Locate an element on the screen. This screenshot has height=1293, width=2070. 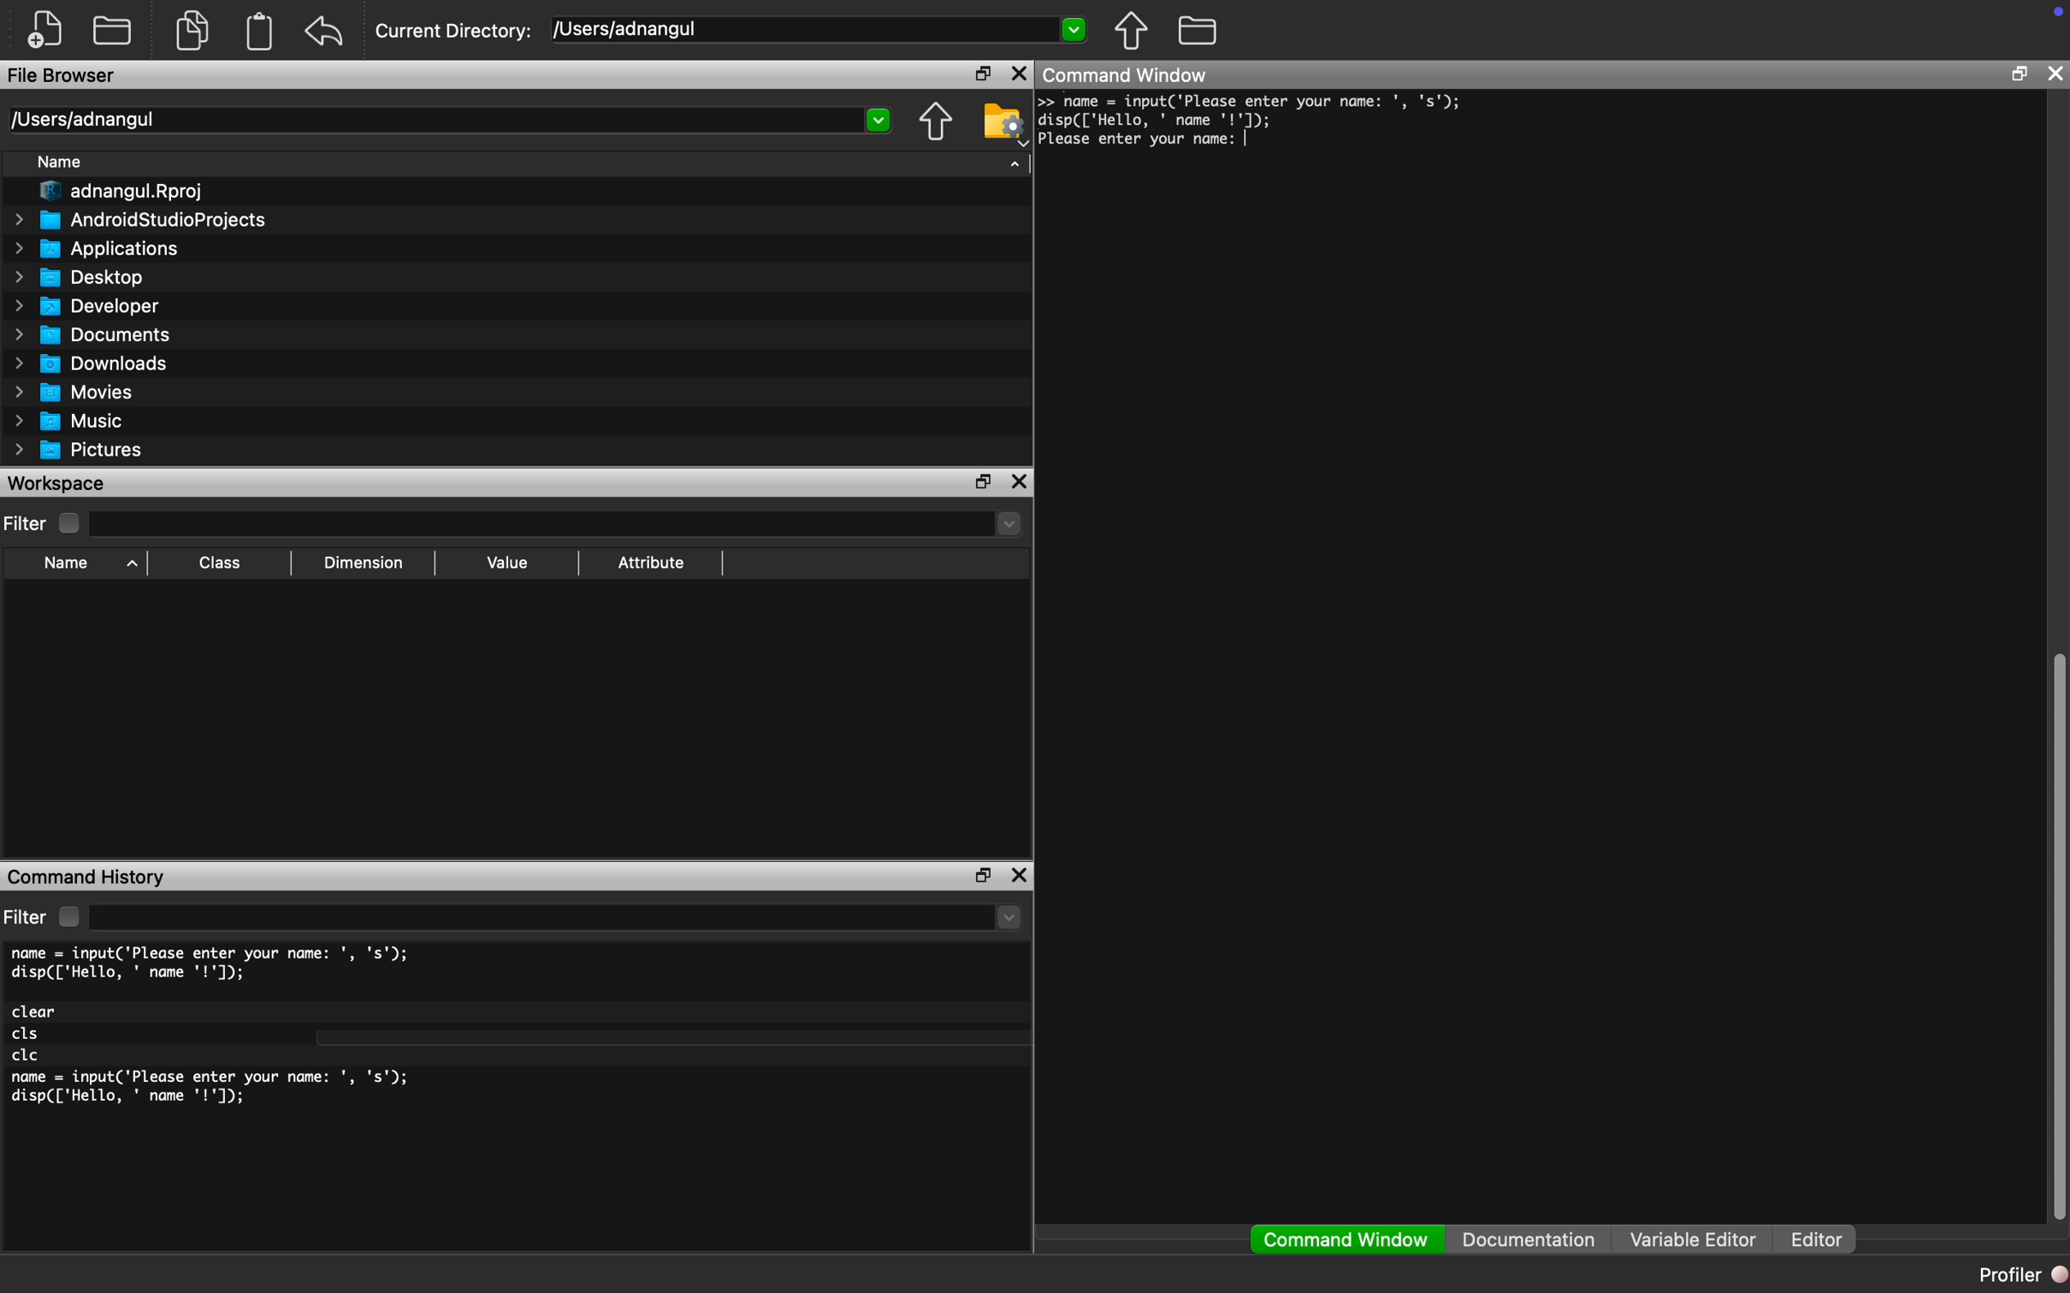
New file is located at coordinates (45, 29).